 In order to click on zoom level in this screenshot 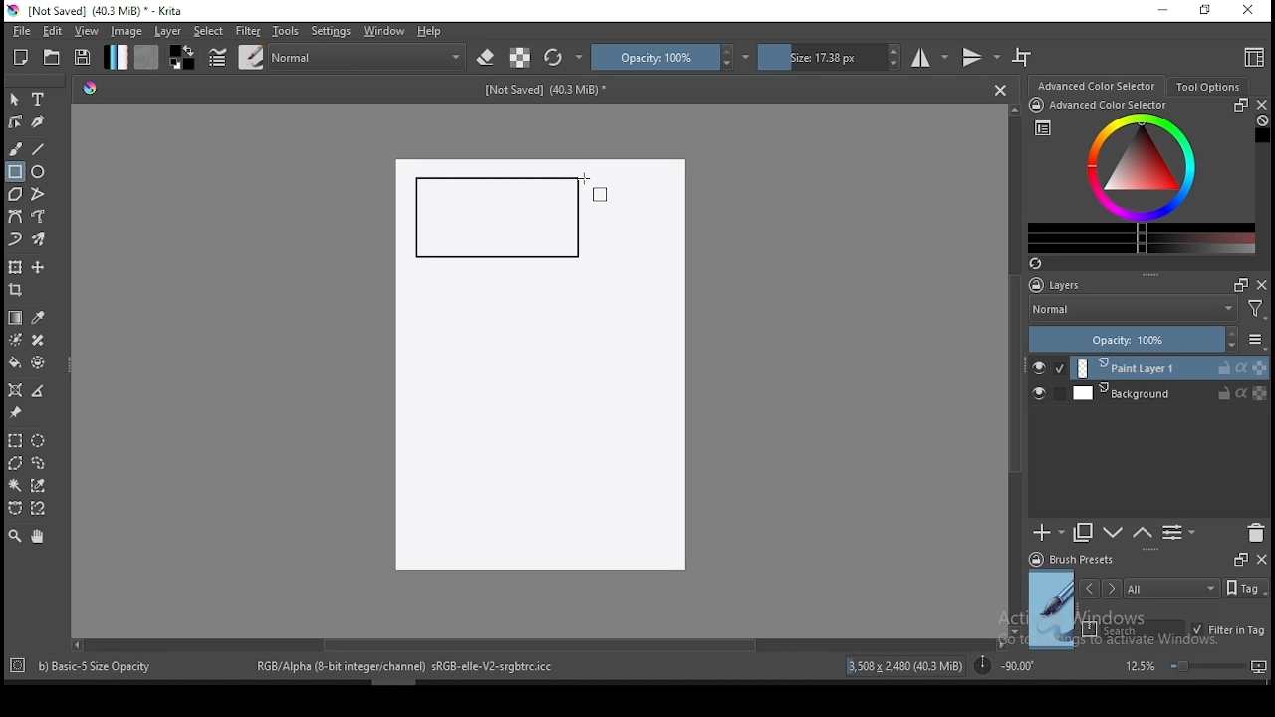, I will do `click(1195, 665)`.